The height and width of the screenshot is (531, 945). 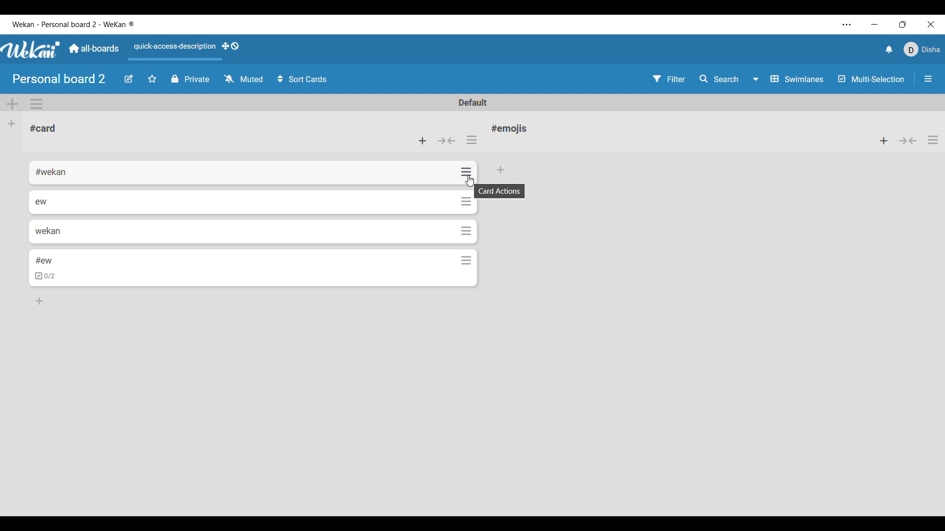 What do you see at coordinates (302, 79) in the screenshot?
I see `Sort card options` at bounding box center [302, 79].